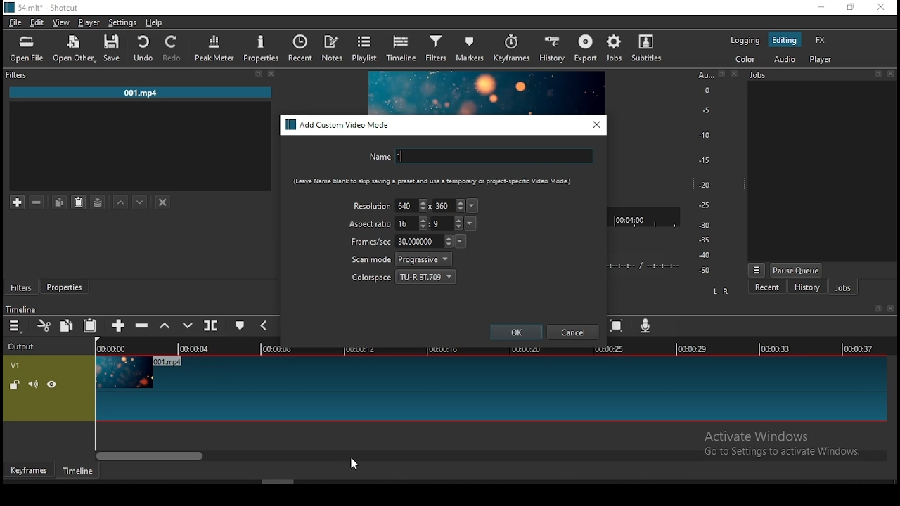  Describe the element at coordinates (120, 327) in the screenshot. I see `append` at that location.